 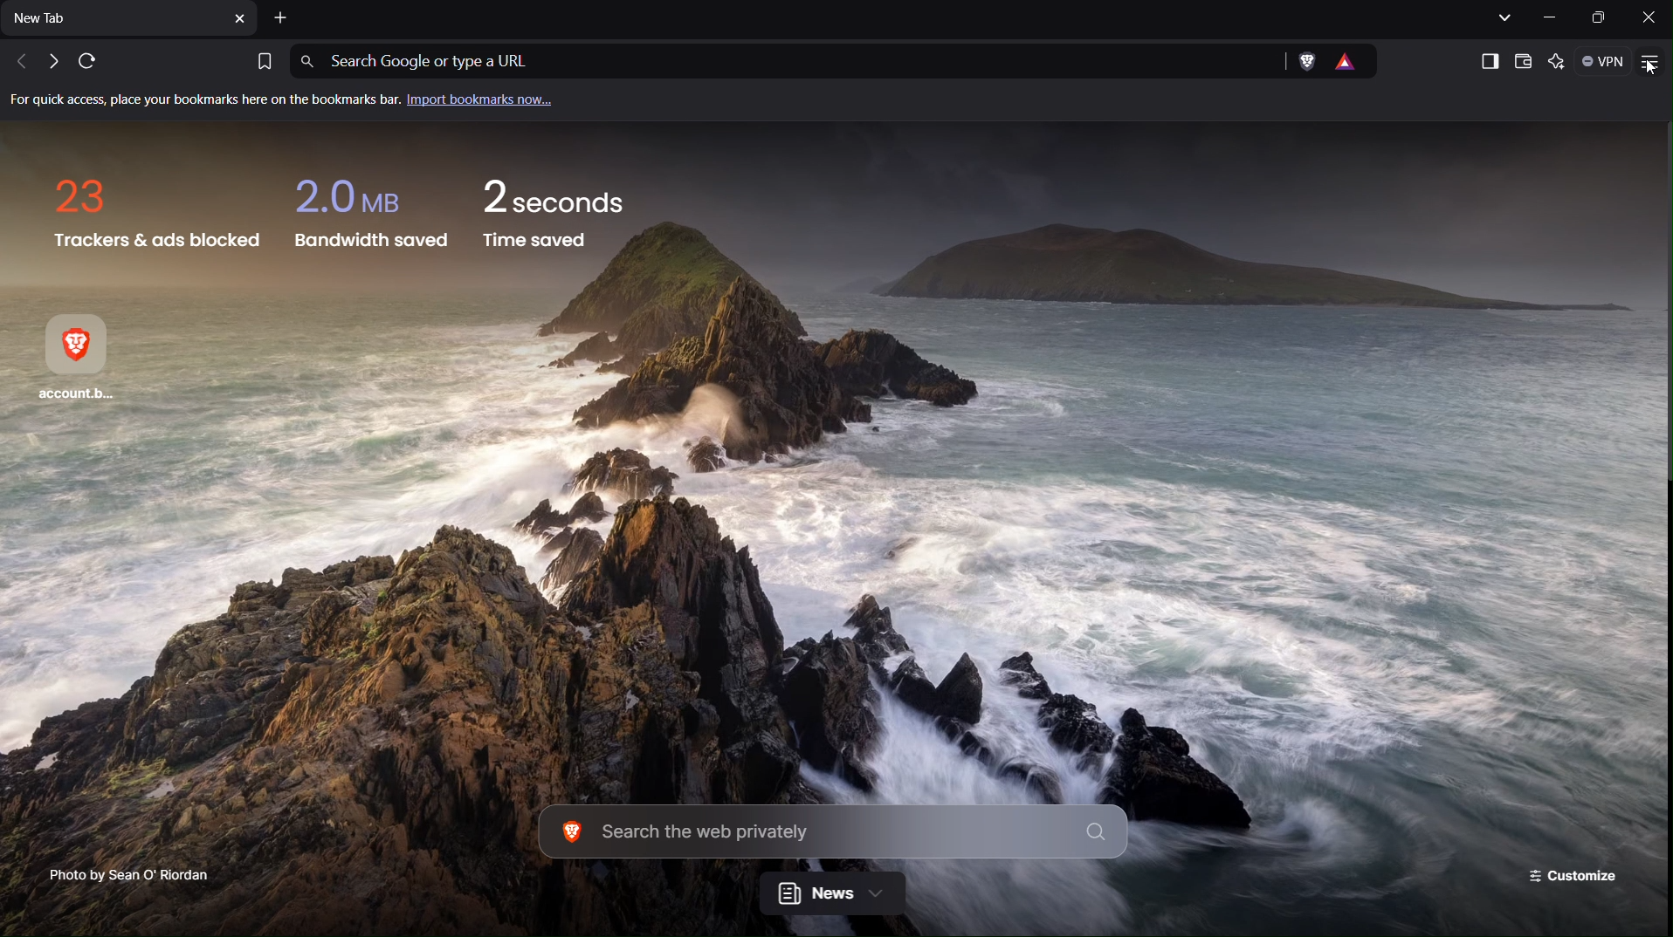 I want to click on Leo AI, so click(x=1559, y=62).